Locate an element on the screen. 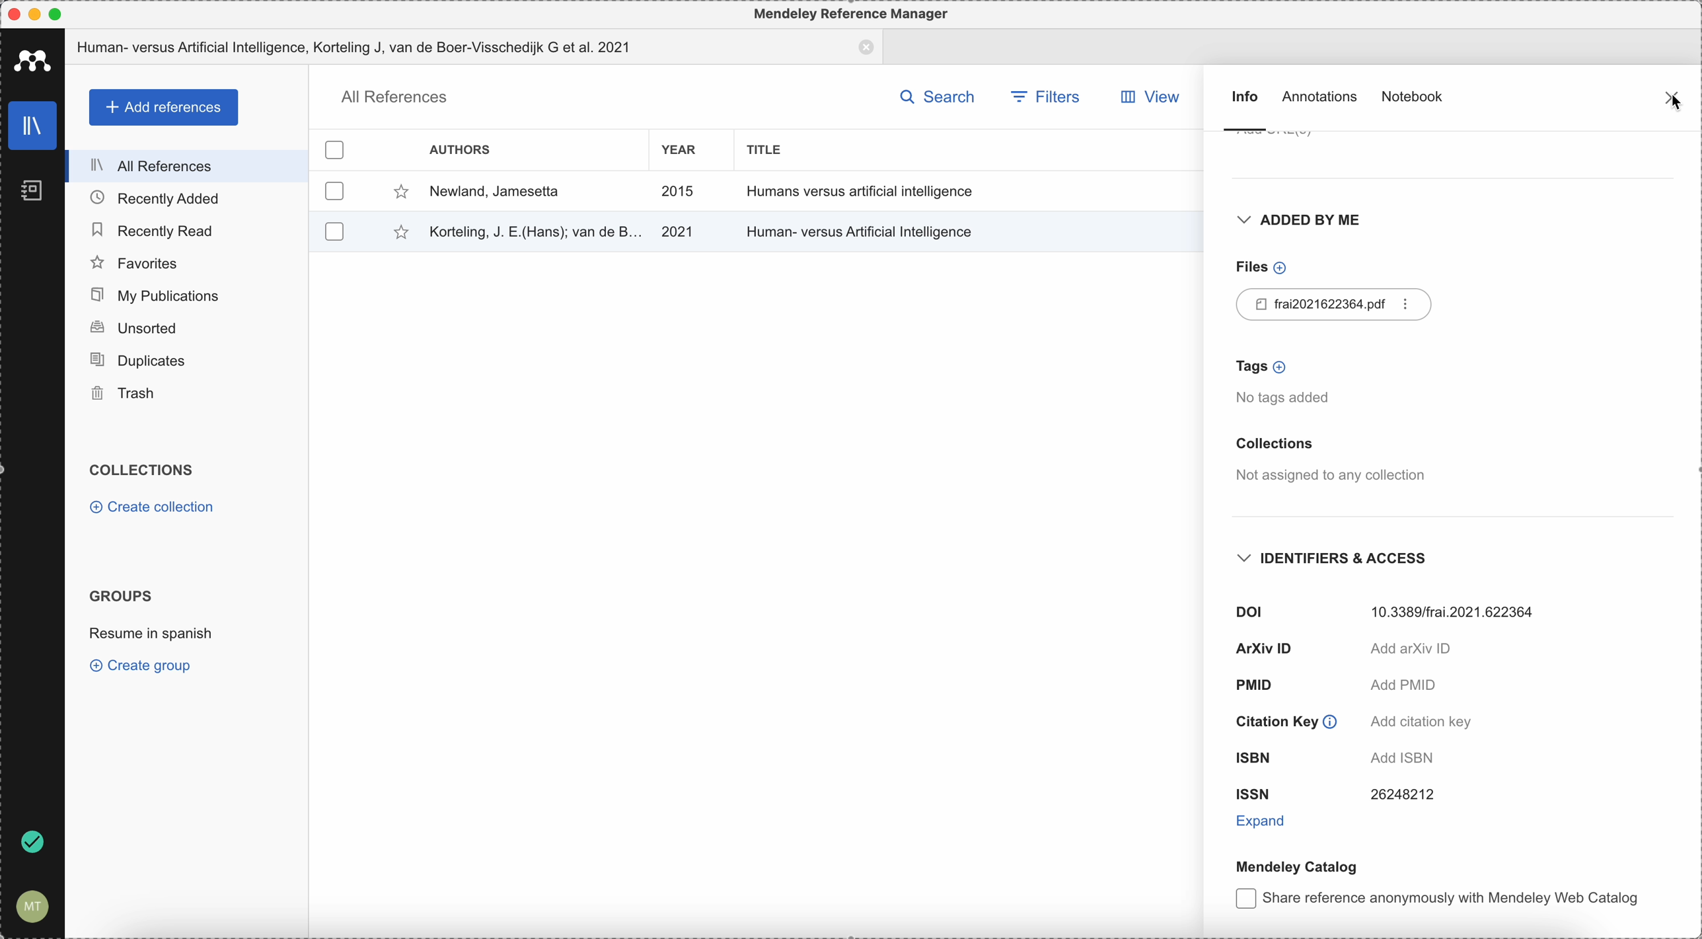 This screenshot has width=1702, height=939. favorite is located at coordinates (392, 233).